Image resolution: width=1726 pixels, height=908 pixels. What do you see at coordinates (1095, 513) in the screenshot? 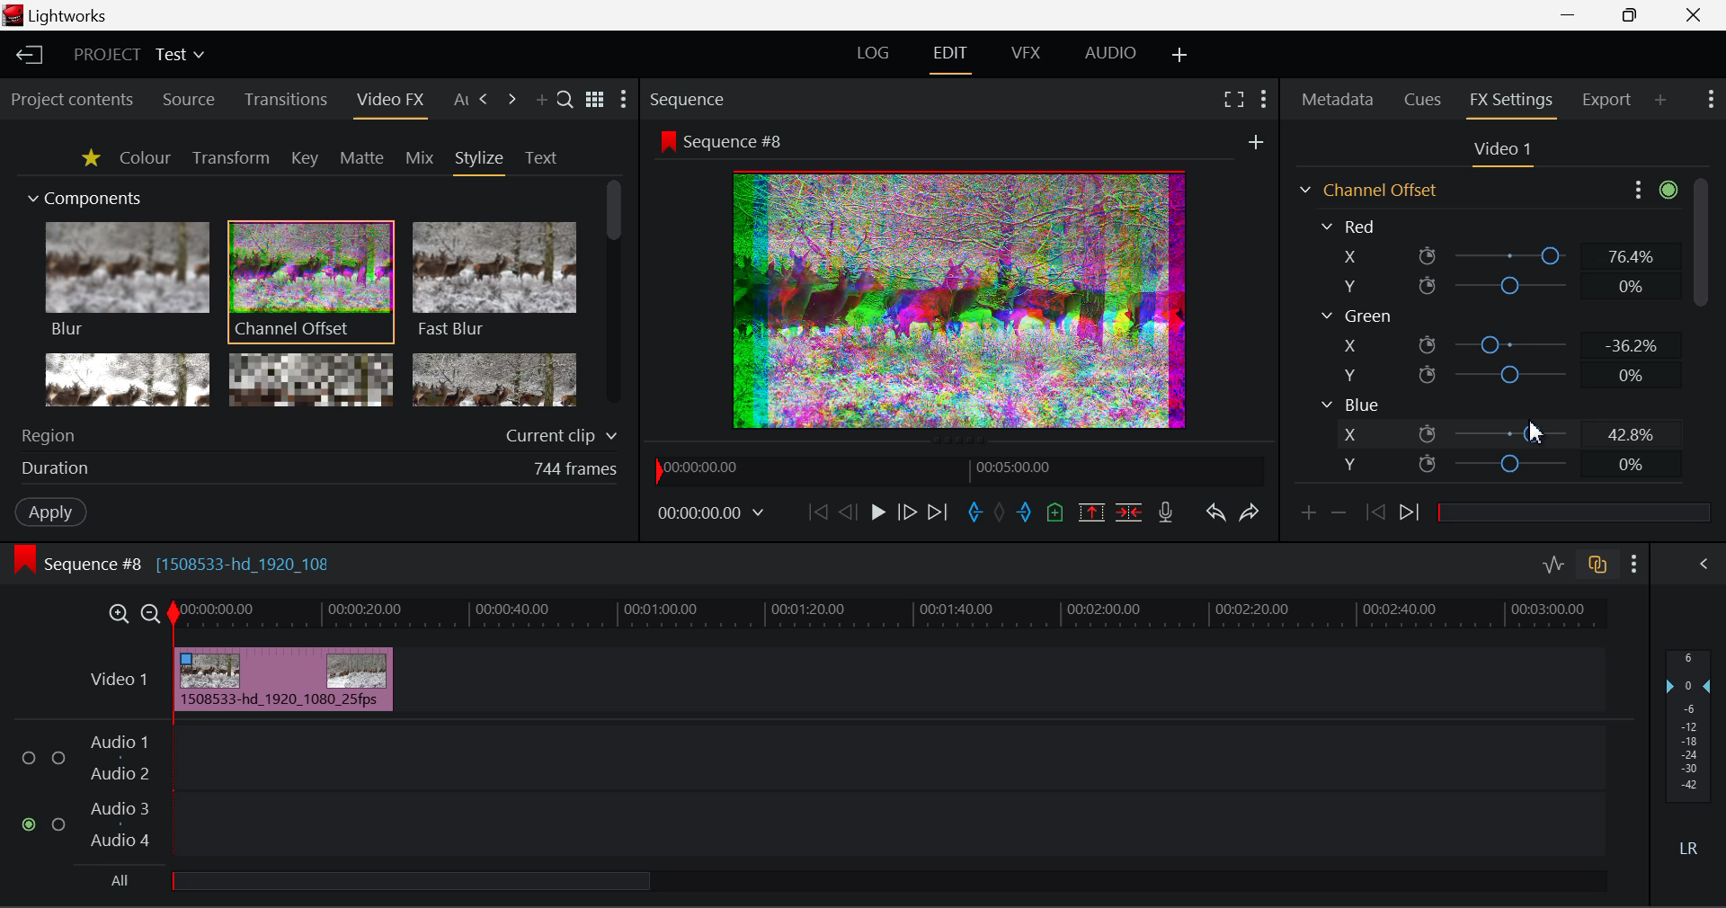
I see `Remove marked Section` at bounding box center [1095, 513].